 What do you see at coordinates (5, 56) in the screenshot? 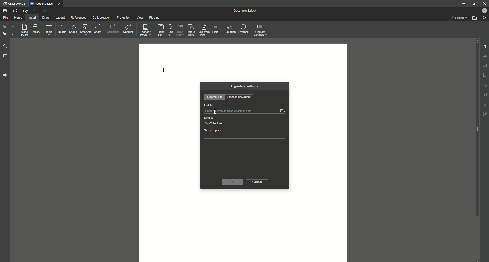
I see `Comments` at bounding box center [5, 56].